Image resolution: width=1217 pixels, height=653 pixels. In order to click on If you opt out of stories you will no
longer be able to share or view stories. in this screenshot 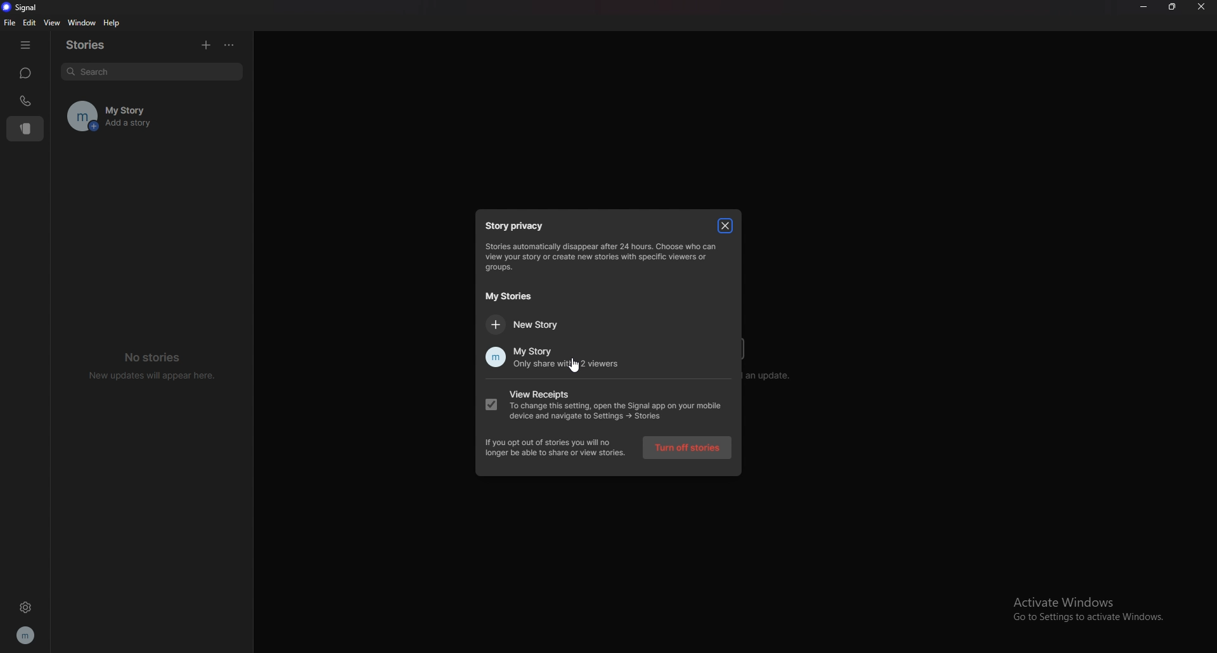, I will do `click(556, 448)`.